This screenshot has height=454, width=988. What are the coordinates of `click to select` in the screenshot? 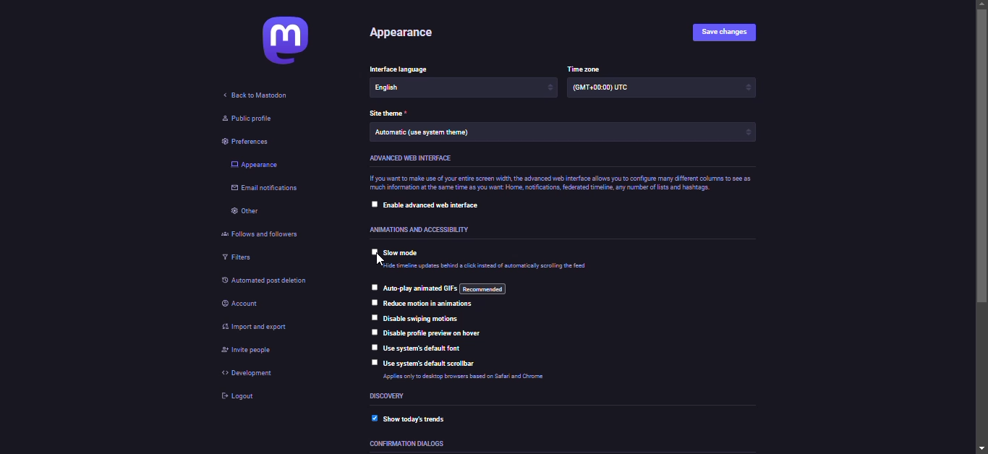 It's located at (372, 252).